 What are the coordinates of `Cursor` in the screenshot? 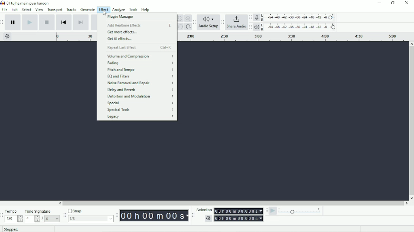 It's located at (103, 12).